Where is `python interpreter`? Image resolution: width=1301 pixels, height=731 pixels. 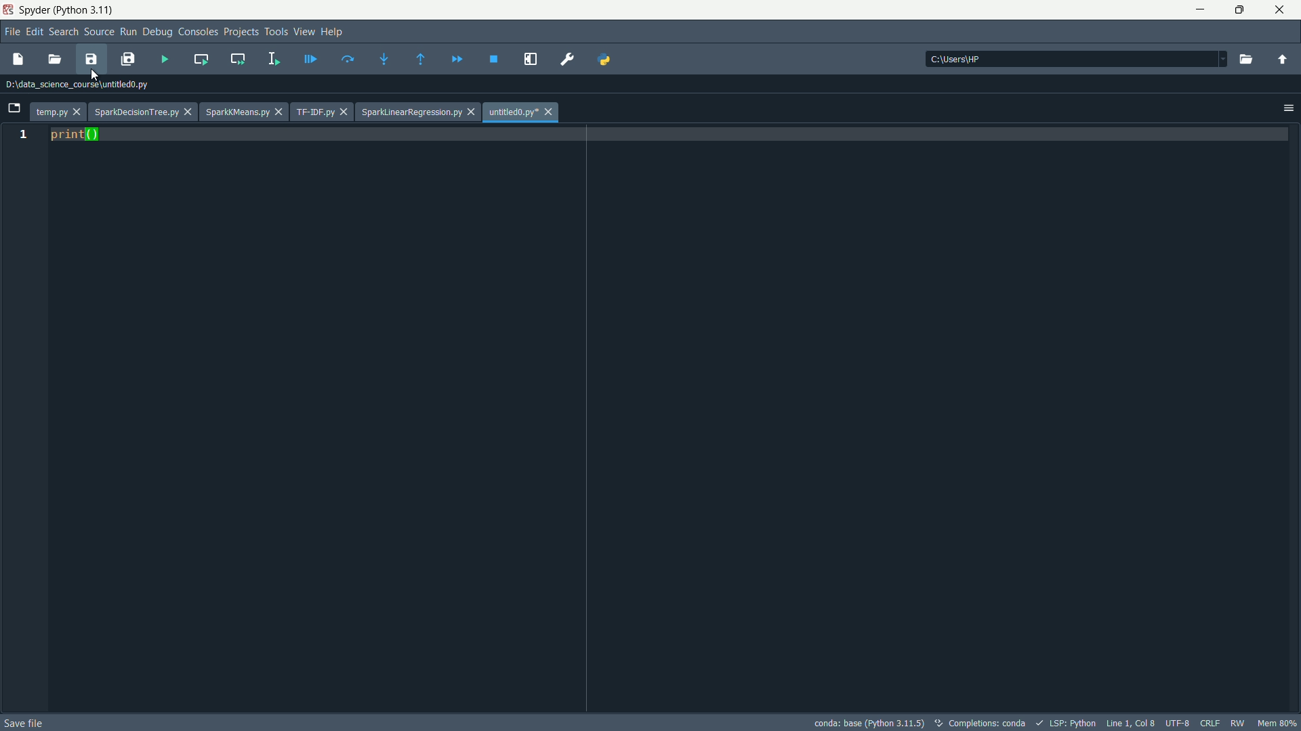 python interpreter is located at coordinates (868, 723).